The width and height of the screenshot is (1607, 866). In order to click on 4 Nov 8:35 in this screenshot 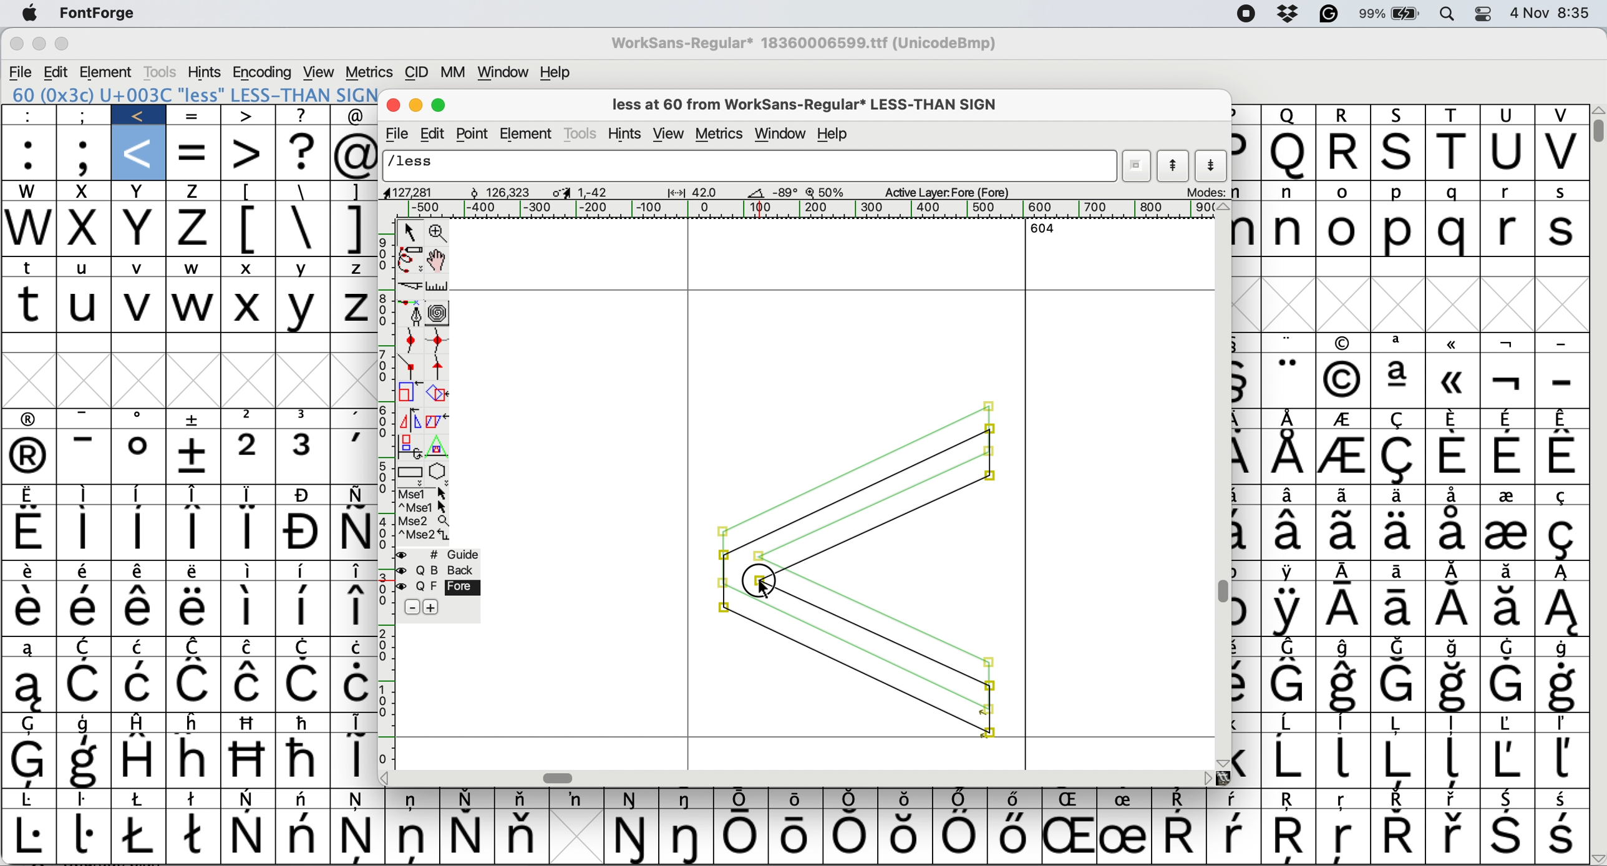, I will do `click(1554, 14)`.